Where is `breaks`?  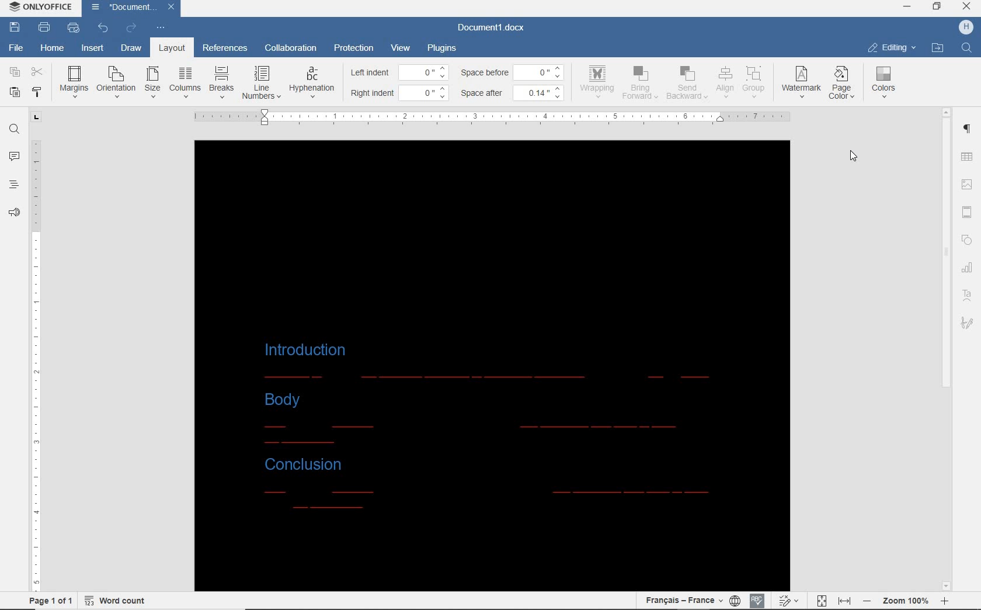 breaks is located at coordinates (221, 83).